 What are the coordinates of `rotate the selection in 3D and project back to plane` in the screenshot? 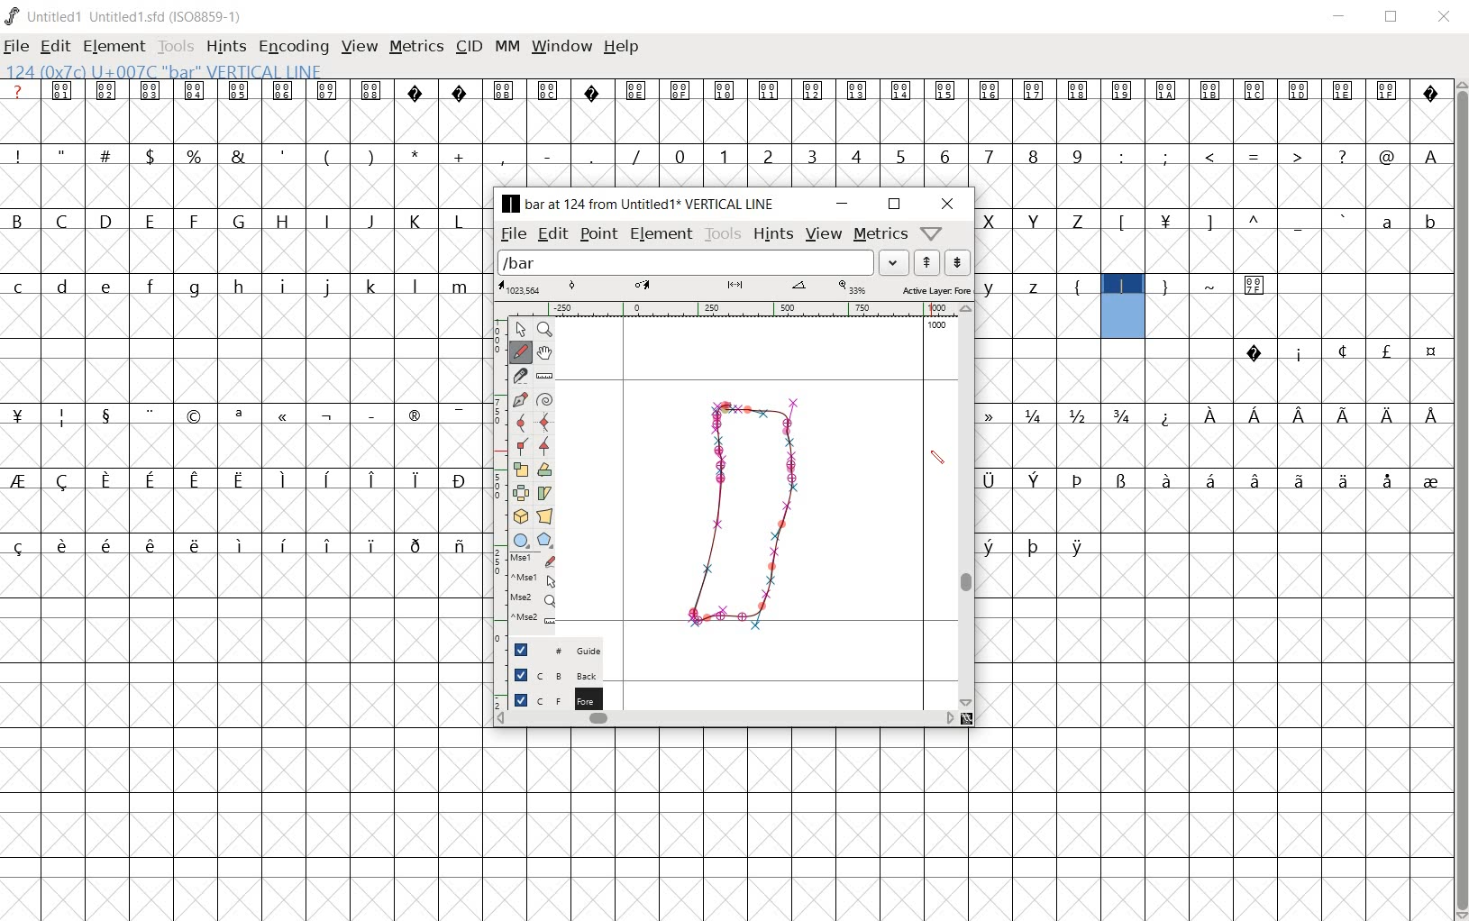 It's located at (518, 515).